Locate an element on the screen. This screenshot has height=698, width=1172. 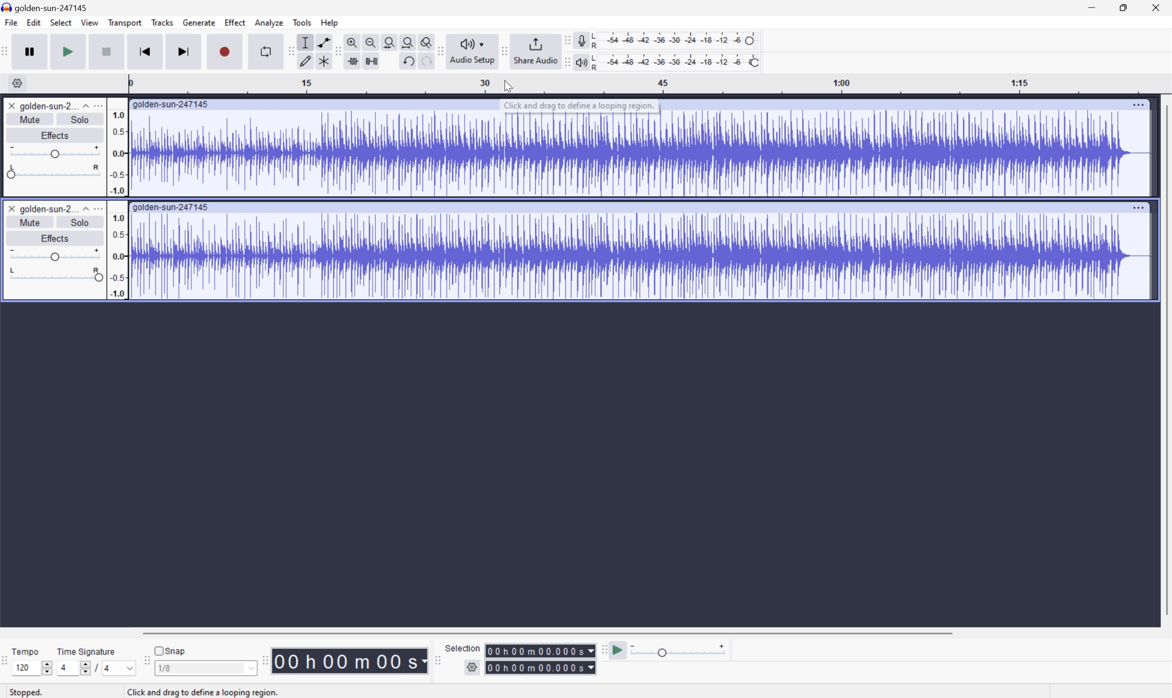
Recording level: 62% is located at coordinates (675, 39).